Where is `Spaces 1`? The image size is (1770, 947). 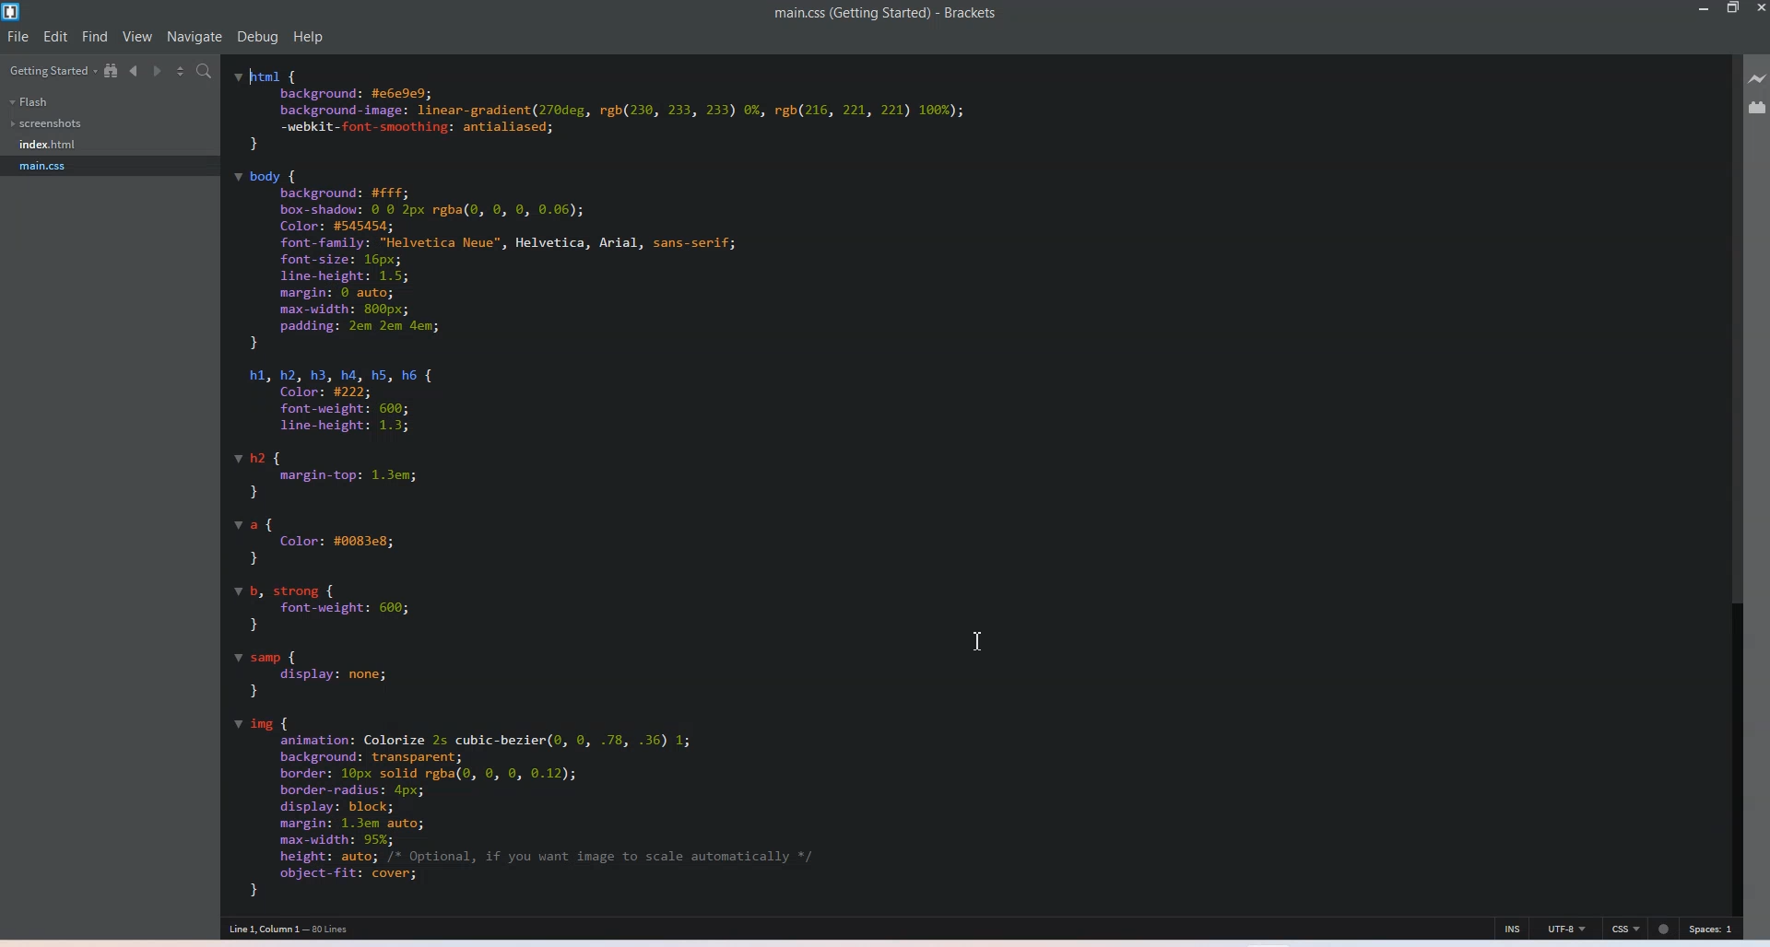
Spaces 1 is located at coordinates (1713, 929).